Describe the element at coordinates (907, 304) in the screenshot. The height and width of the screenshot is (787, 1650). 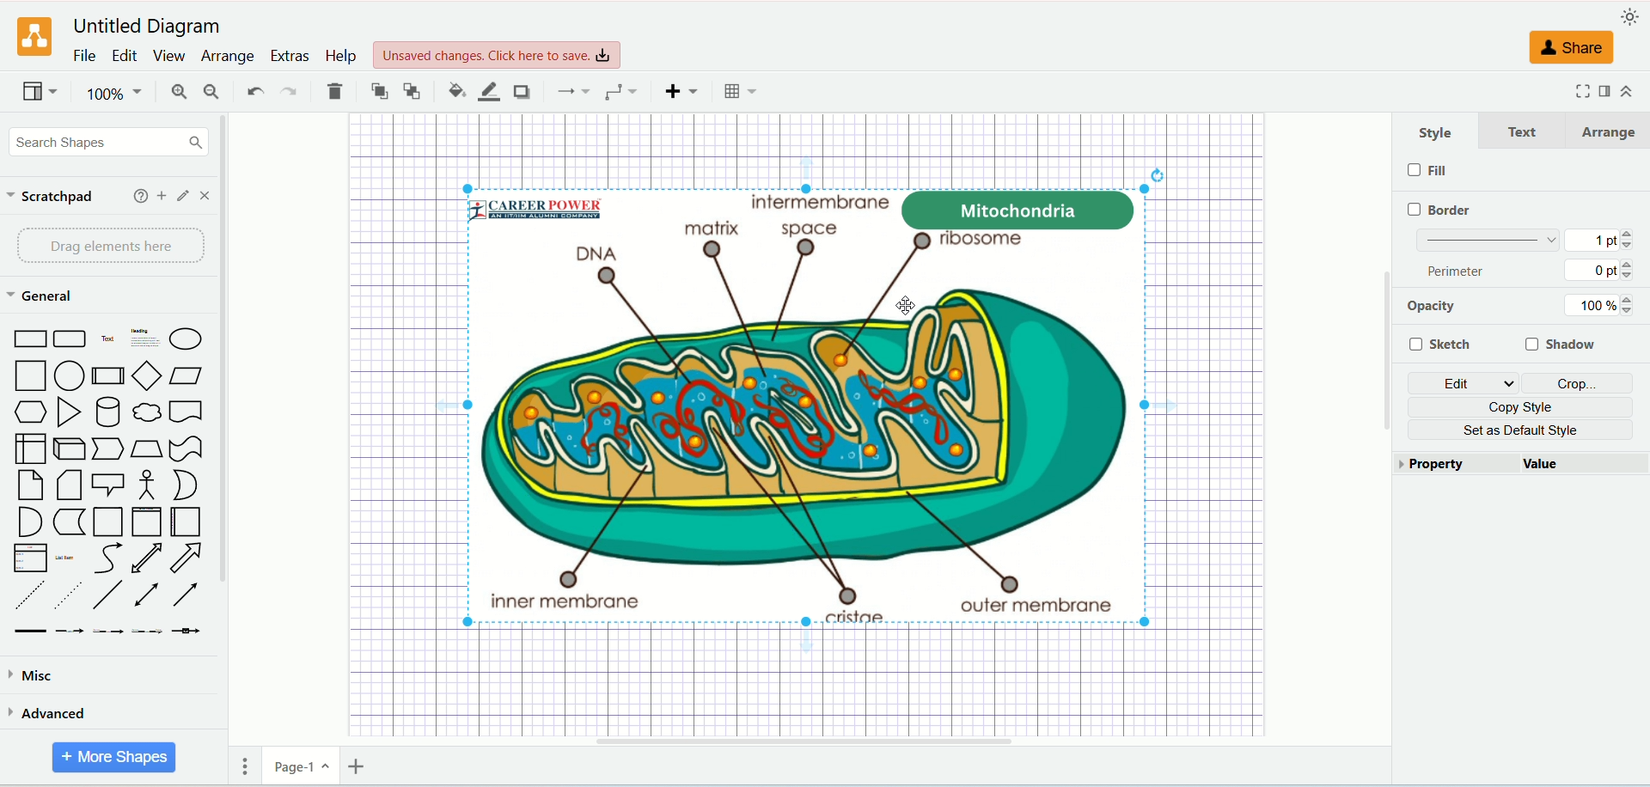
I see `Cursor Position` at that location.